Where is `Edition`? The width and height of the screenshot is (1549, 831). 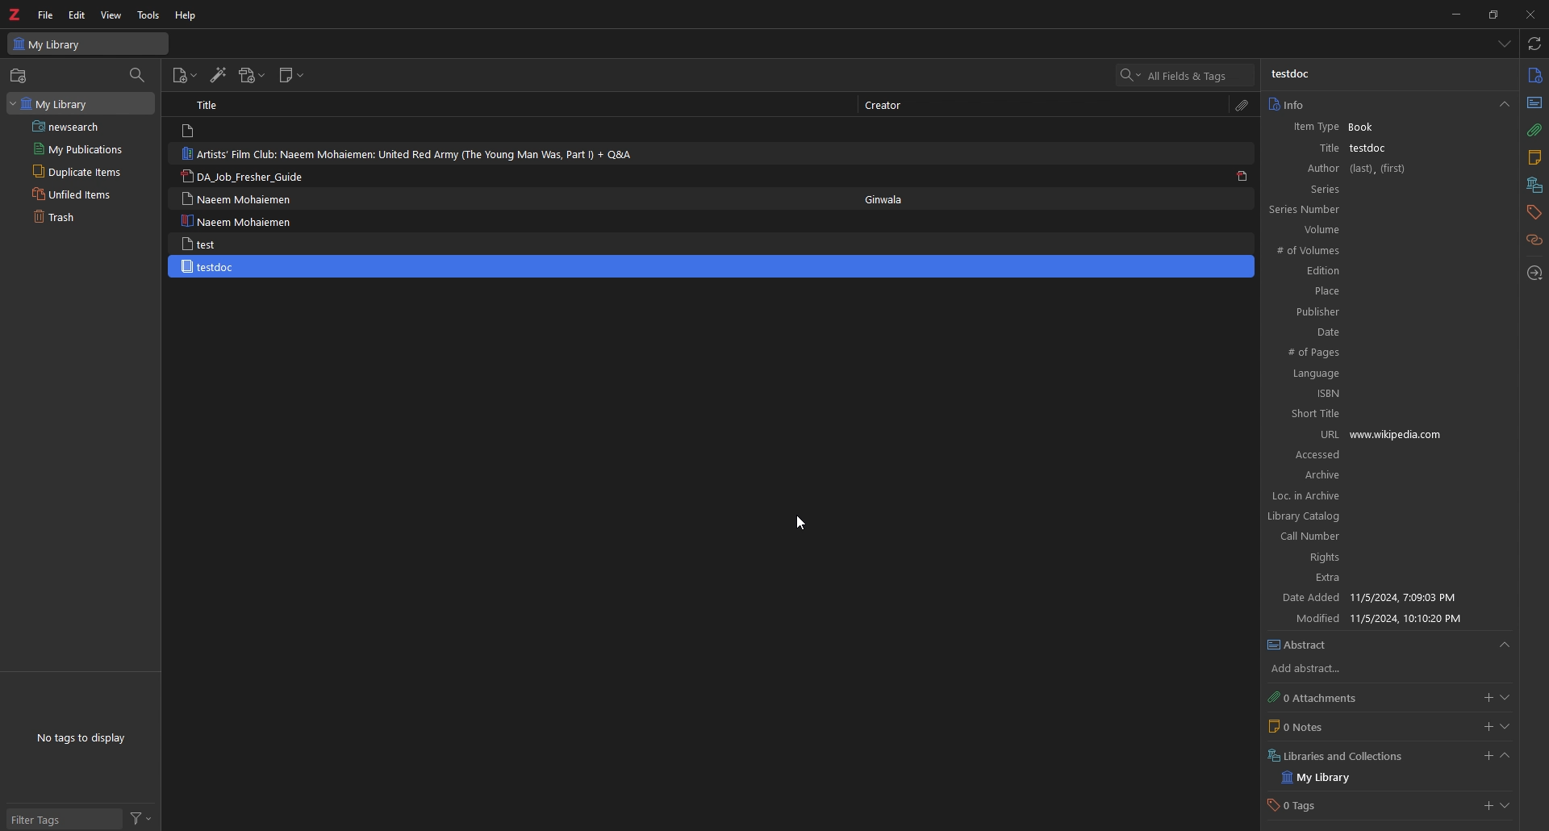 Edition is located at coordinates (1359, 272).